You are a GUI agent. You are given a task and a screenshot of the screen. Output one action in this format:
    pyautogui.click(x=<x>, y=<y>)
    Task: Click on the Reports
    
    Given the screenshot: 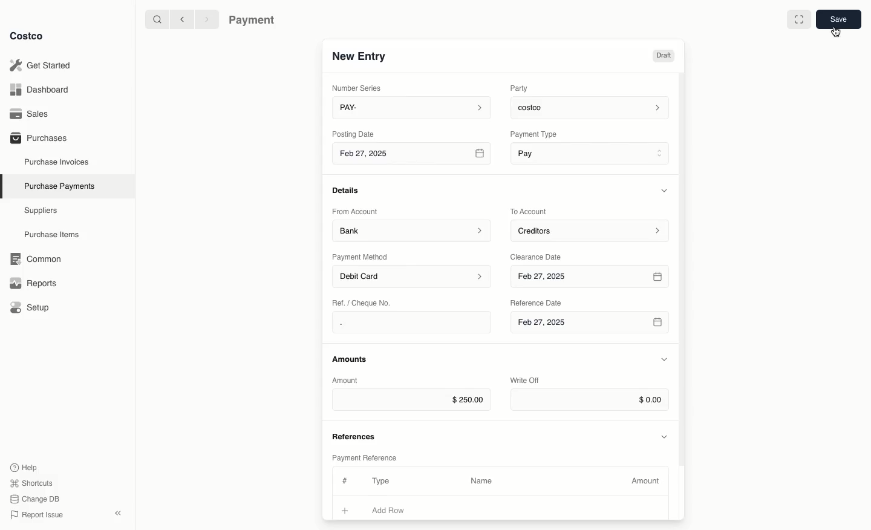 What is the action you would take?
    pyautogui.click(x=31, y=281)
    